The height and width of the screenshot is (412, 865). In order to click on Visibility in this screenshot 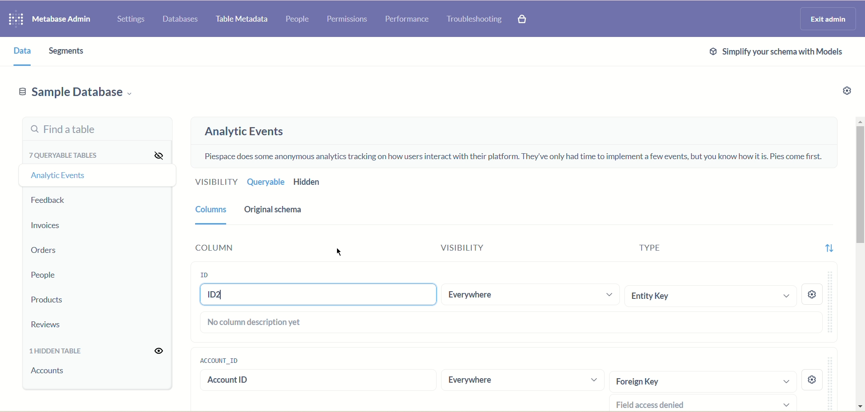, I will do `click(212, 183)`.